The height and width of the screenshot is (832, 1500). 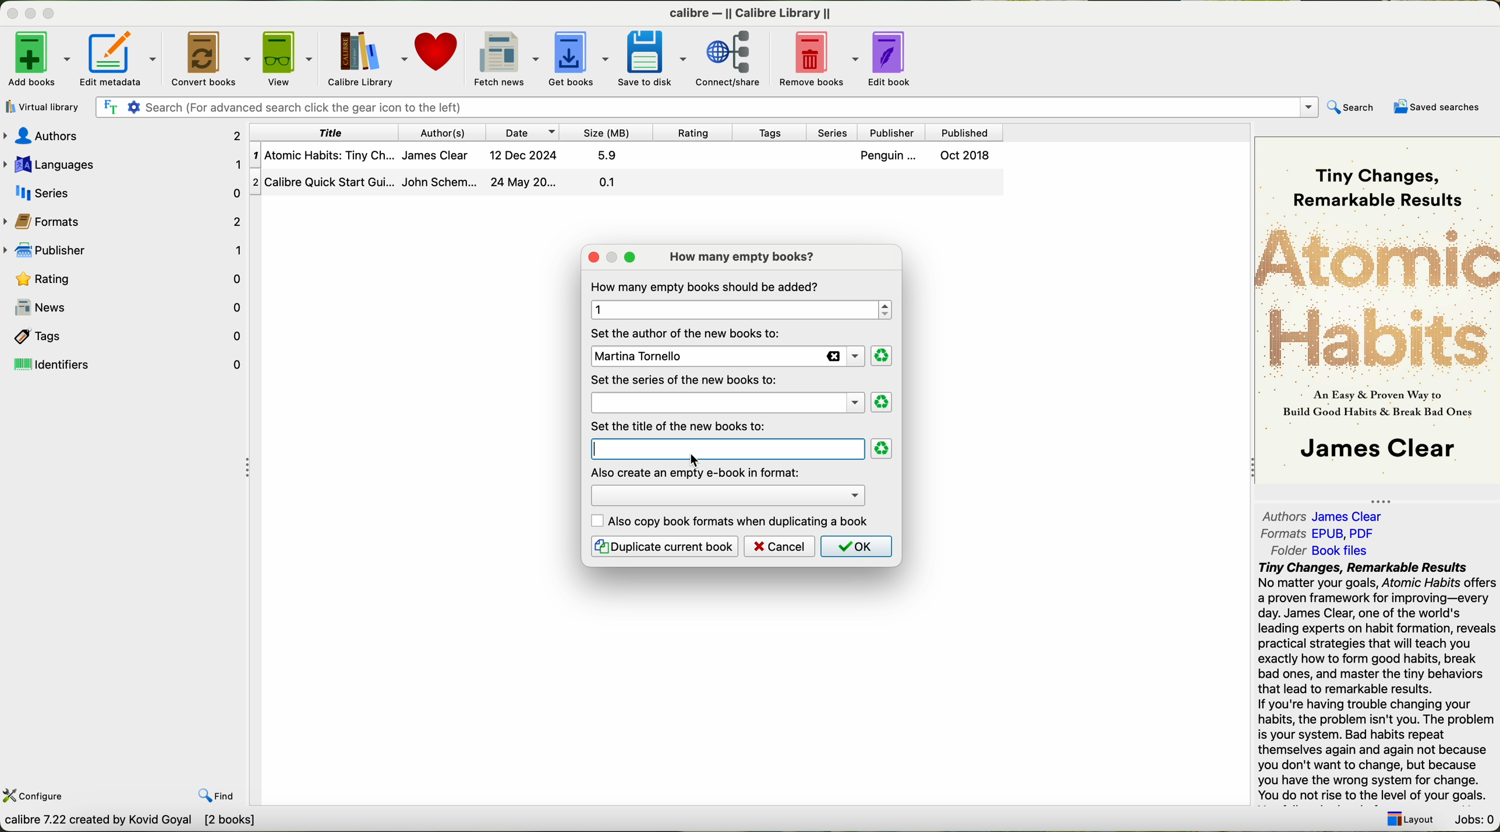 What do you see at coordinates (775, 132) in the screenshot?
I see `tags` at bounding box center [775, 132].